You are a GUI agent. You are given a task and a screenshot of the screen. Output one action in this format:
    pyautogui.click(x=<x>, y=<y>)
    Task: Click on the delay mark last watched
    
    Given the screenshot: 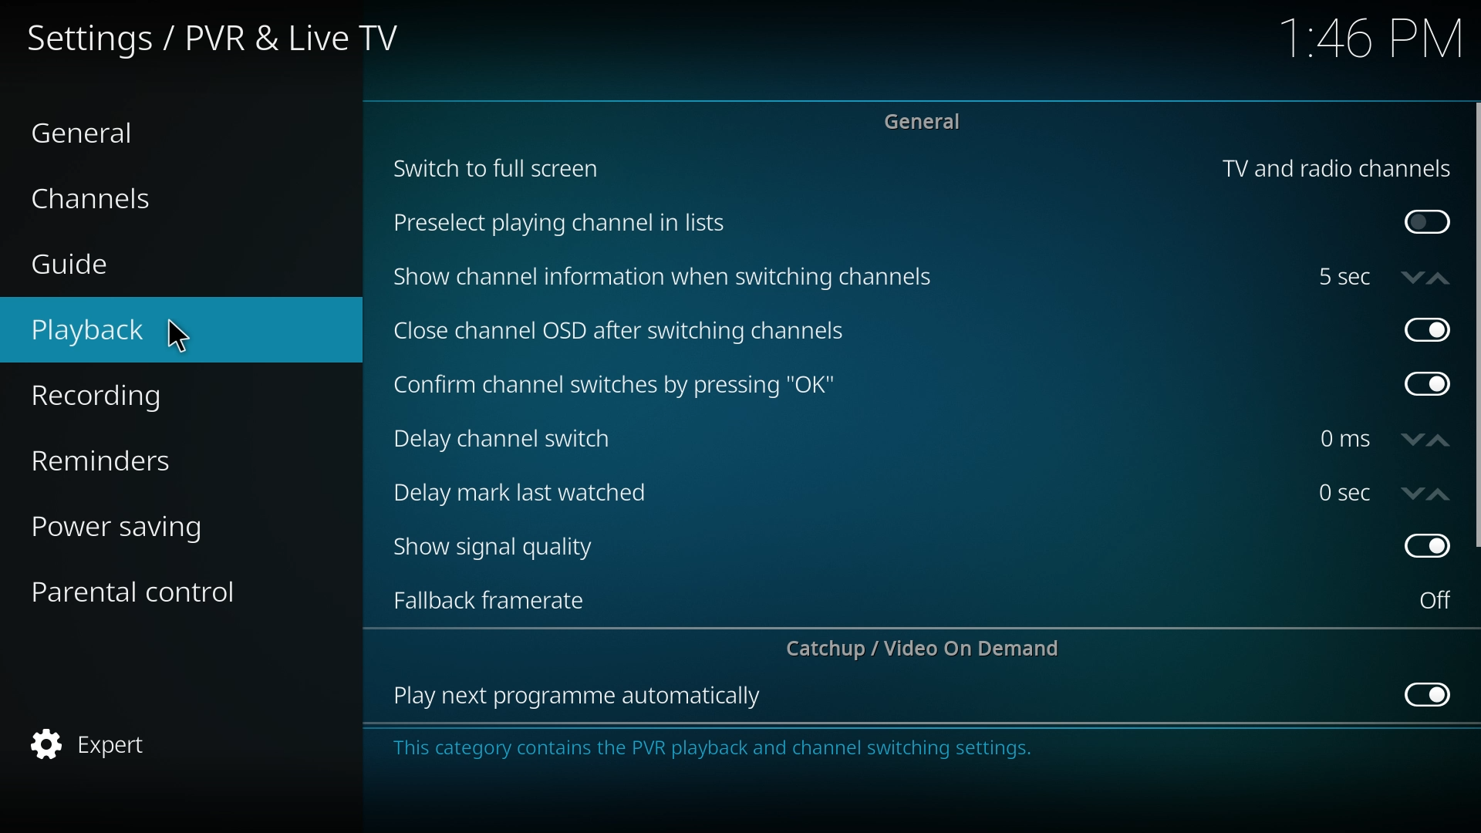 What is the action you would take?
    pyautogui.click(x=528, y=491)
    